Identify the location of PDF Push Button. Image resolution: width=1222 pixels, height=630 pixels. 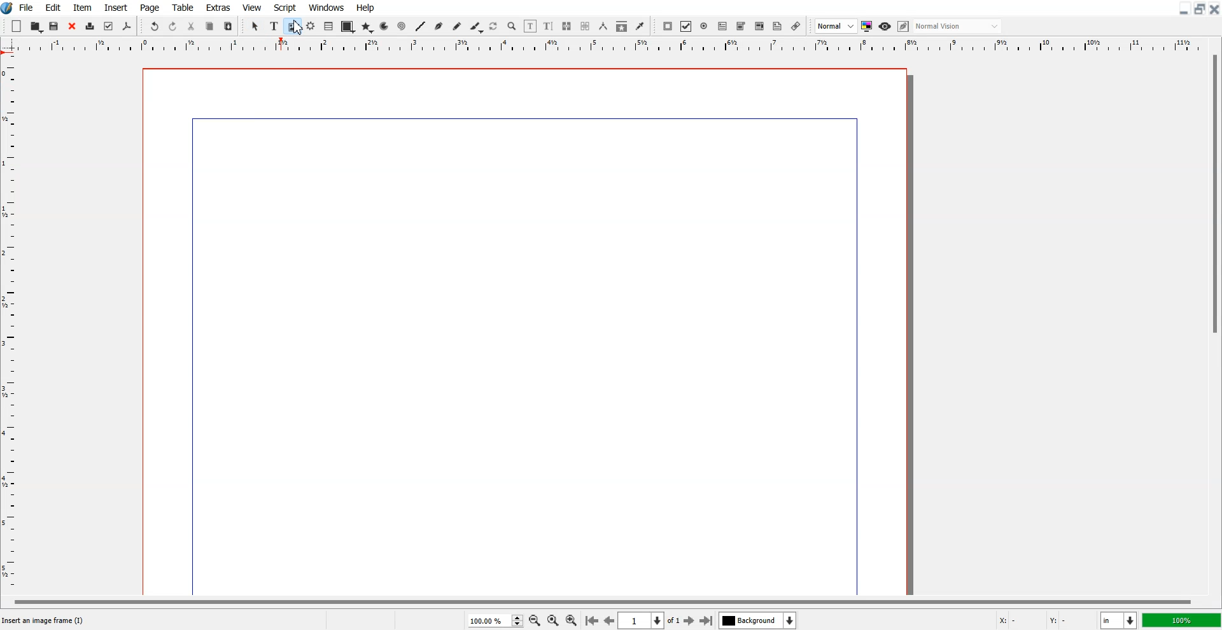
(668, 26).